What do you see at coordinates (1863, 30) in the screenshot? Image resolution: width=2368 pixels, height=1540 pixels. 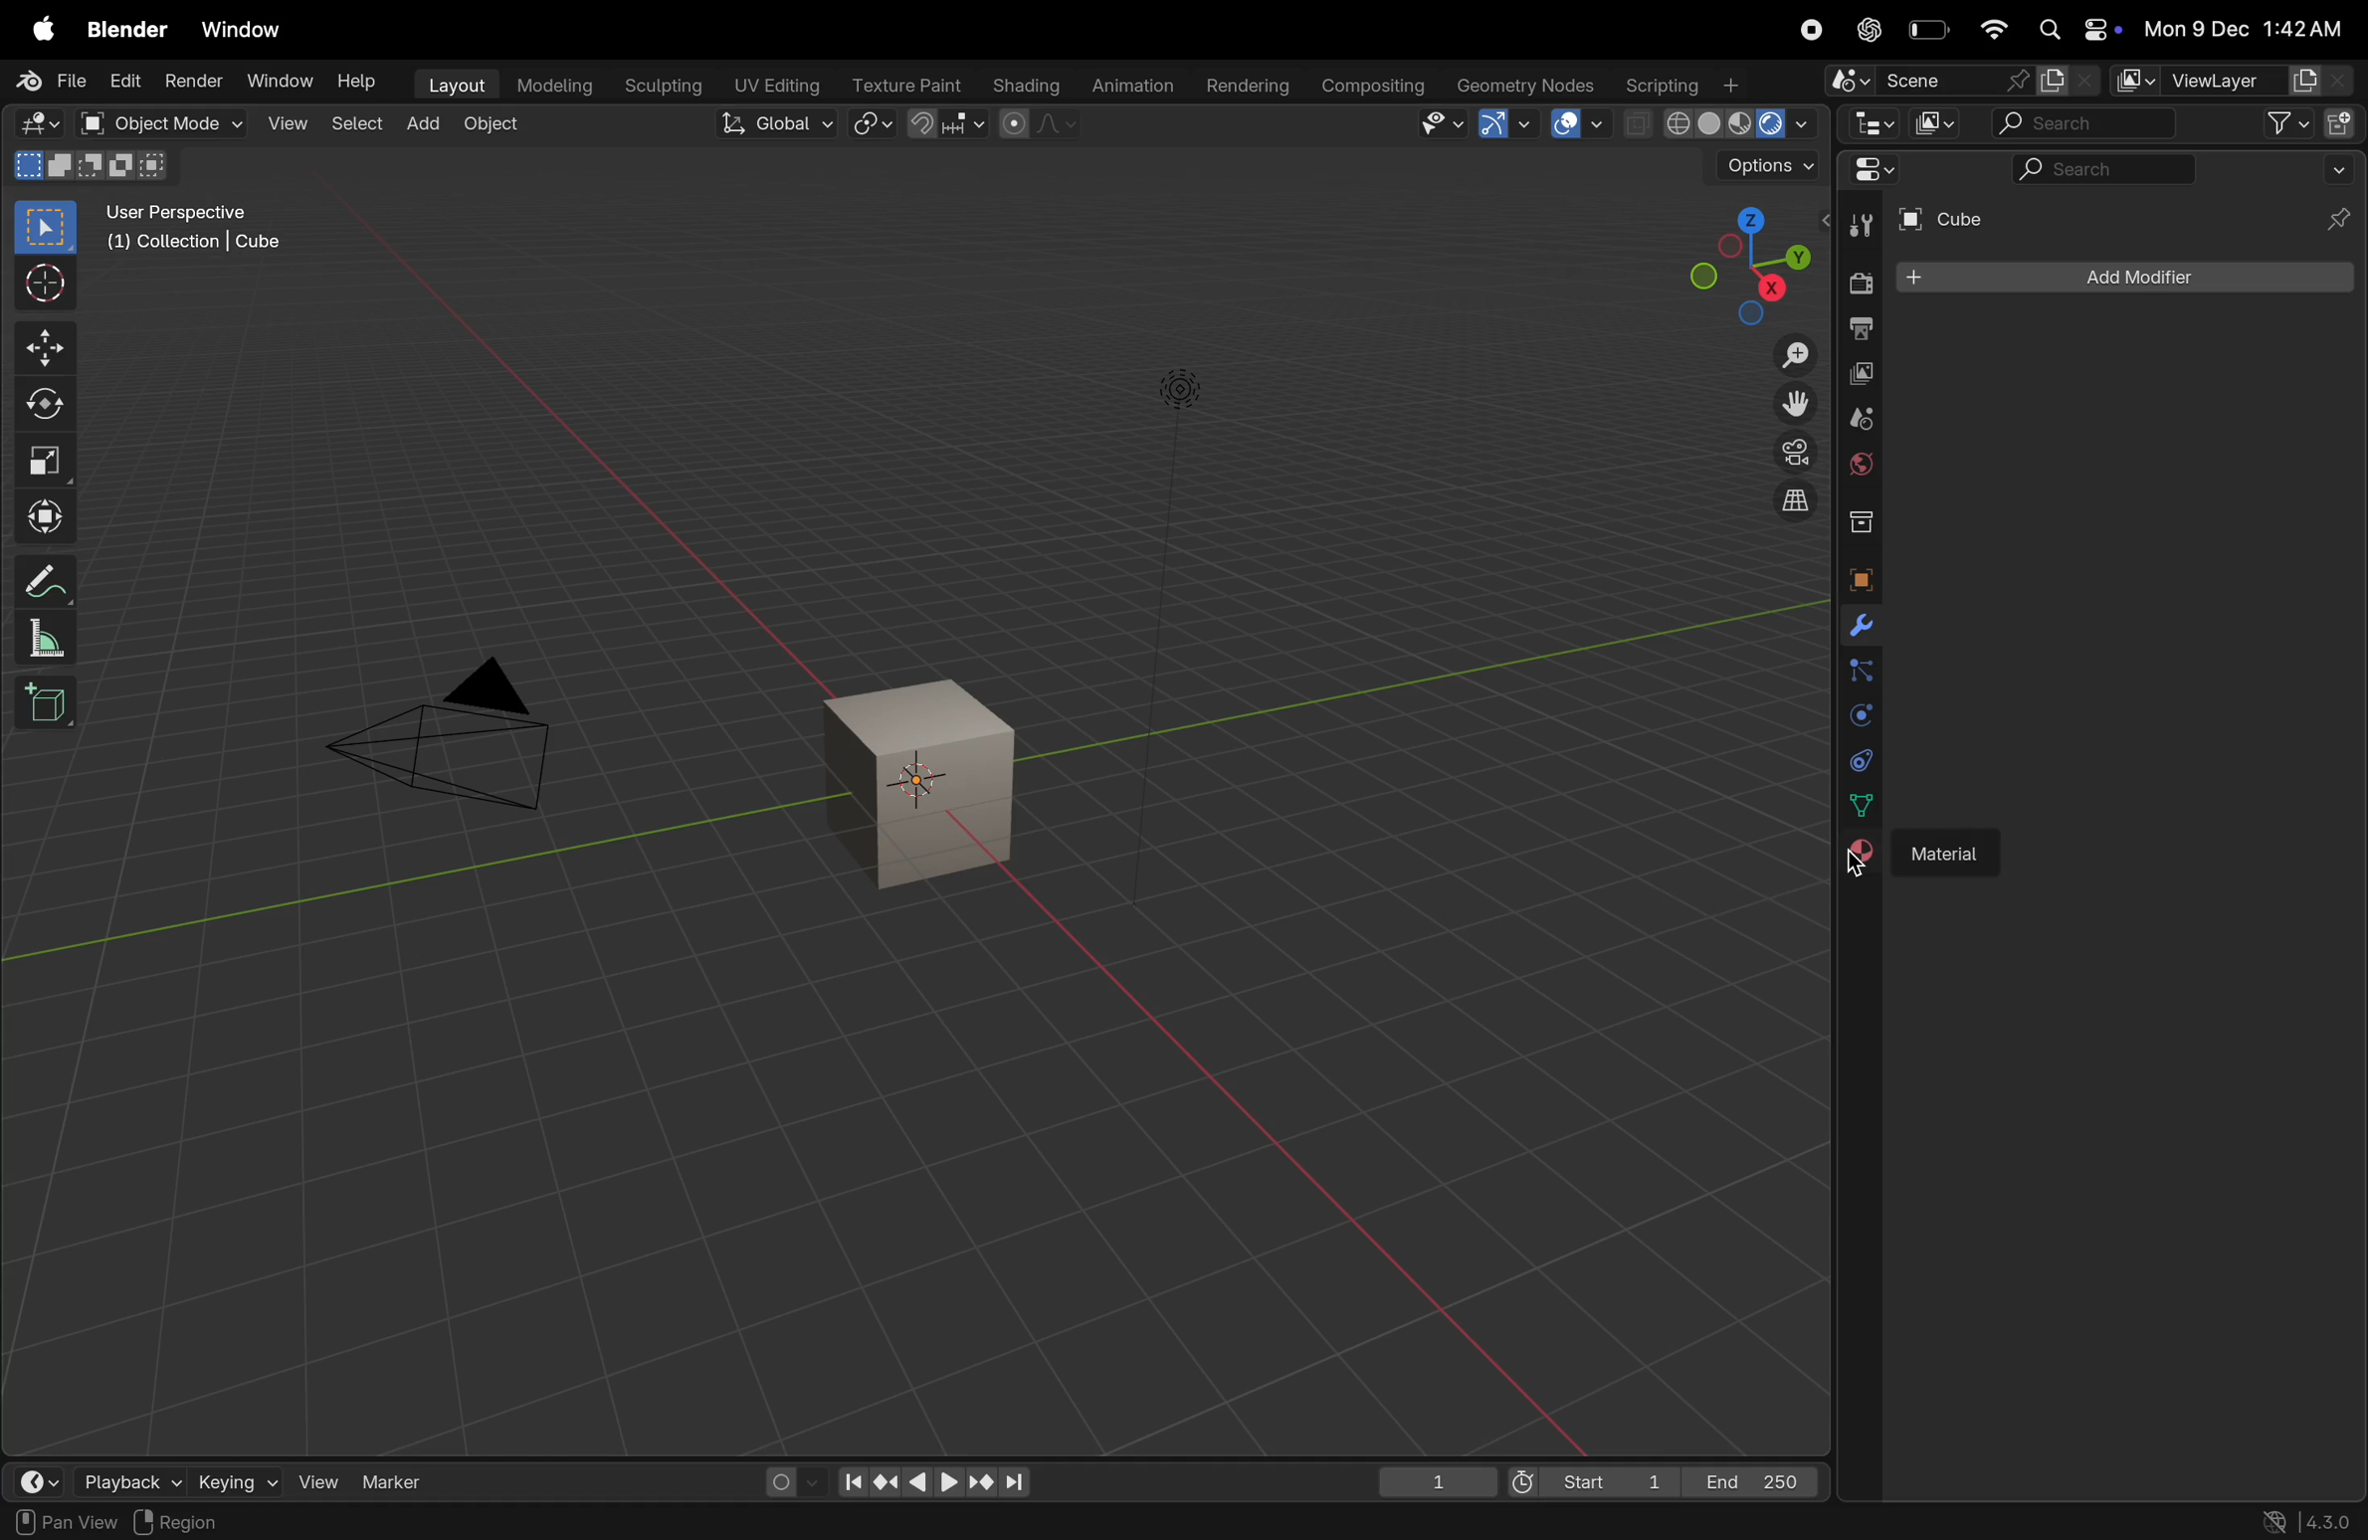 I see `chatgpt` at bounding box center [1863, 30].